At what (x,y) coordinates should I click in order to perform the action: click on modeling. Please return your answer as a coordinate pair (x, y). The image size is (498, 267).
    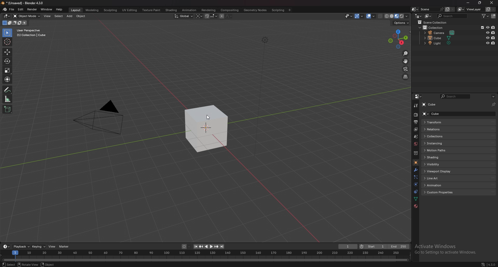
    Looking at the image, I should click on (92, 10).